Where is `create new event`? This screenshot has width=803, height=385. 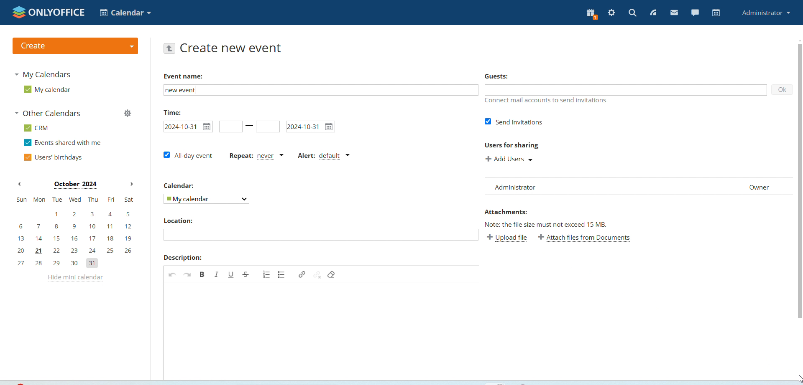
create new event is located at coordinates (233, 50).